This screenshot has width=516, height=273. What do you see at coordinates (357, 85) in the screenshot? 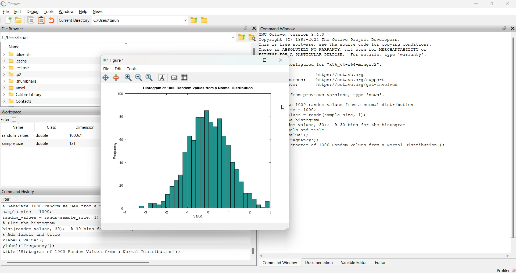
I see `https://octave.org/get-involved` at bounding box center [357, 85].